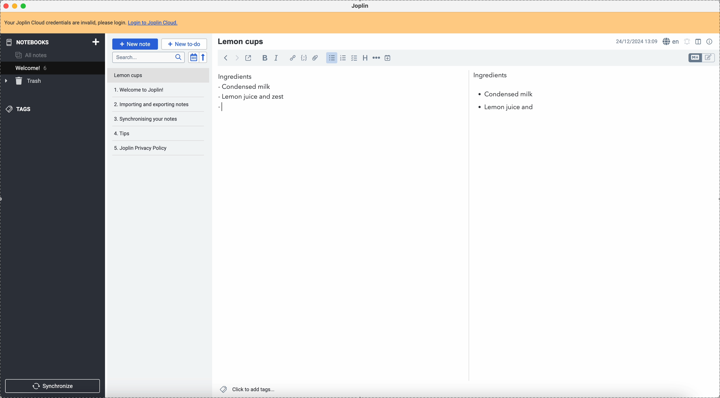  Describe the element at coordinates (695, 58) in the screenshot. I see `toggle edit layout` at that location.